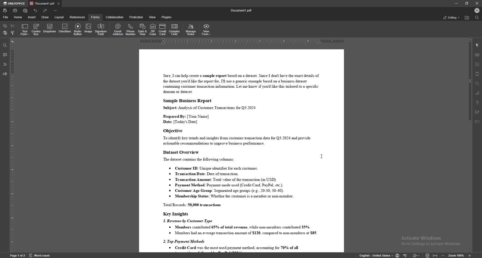 The width and height of the screenshot is (482, 258). Describe the element at coordinates (163, 29) in the screenshot. I see `credit card` at that location.